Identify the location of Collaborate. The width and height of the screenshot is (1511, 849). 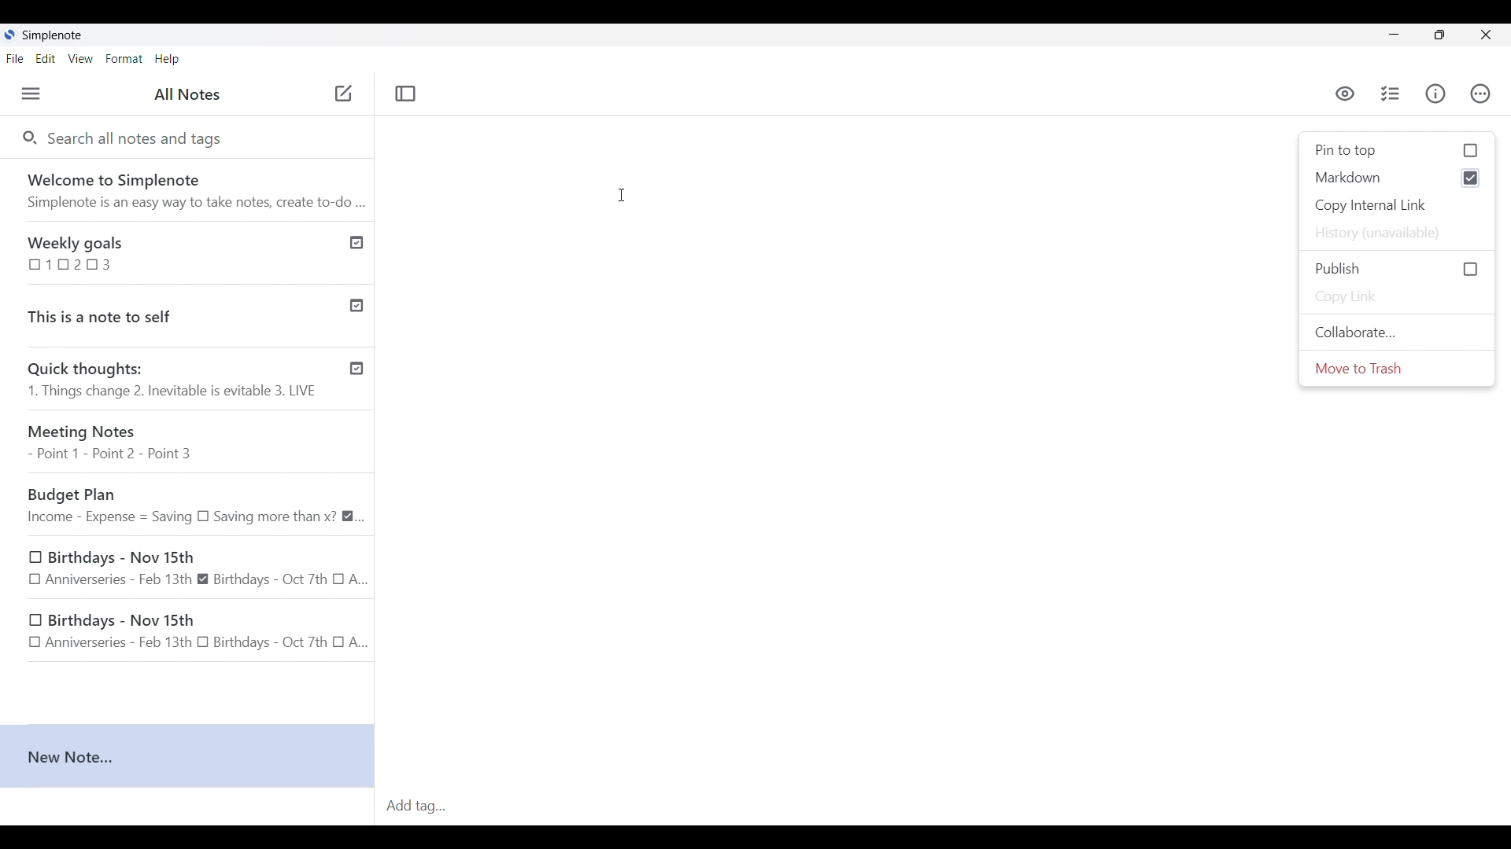
(1397, 332).